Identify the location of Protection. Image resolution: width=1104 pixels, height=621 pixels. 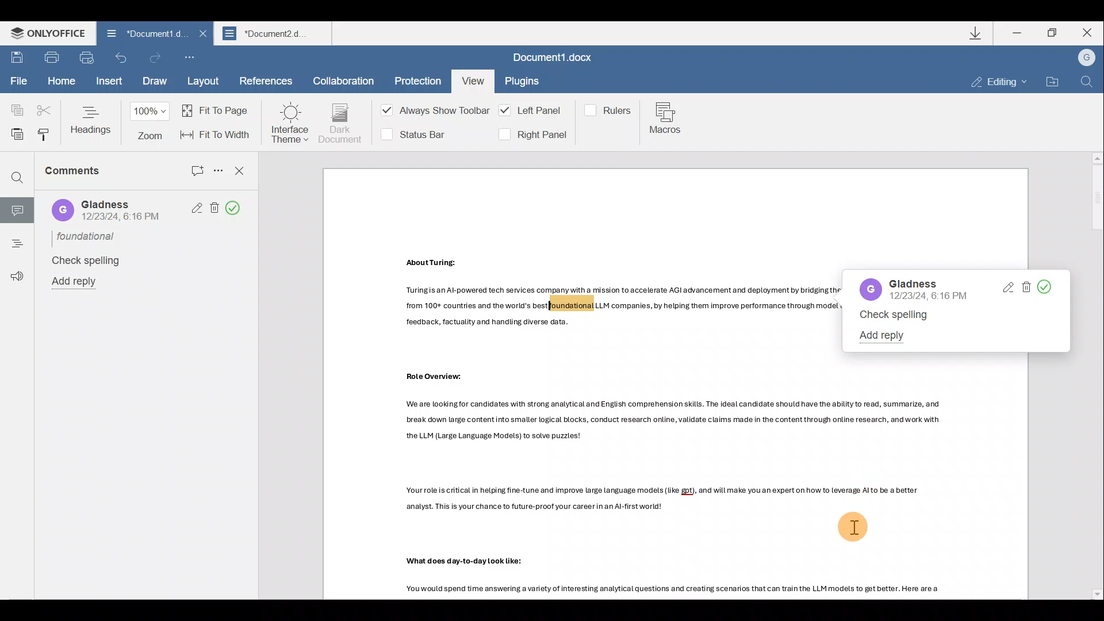
(415, 79).